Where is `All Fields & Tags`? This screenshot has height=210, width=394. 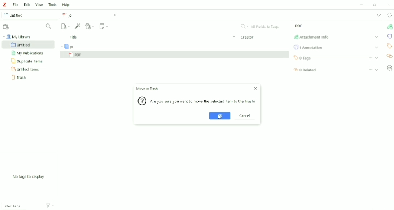
All Fields & Tags is located at coordinates (261, 26).